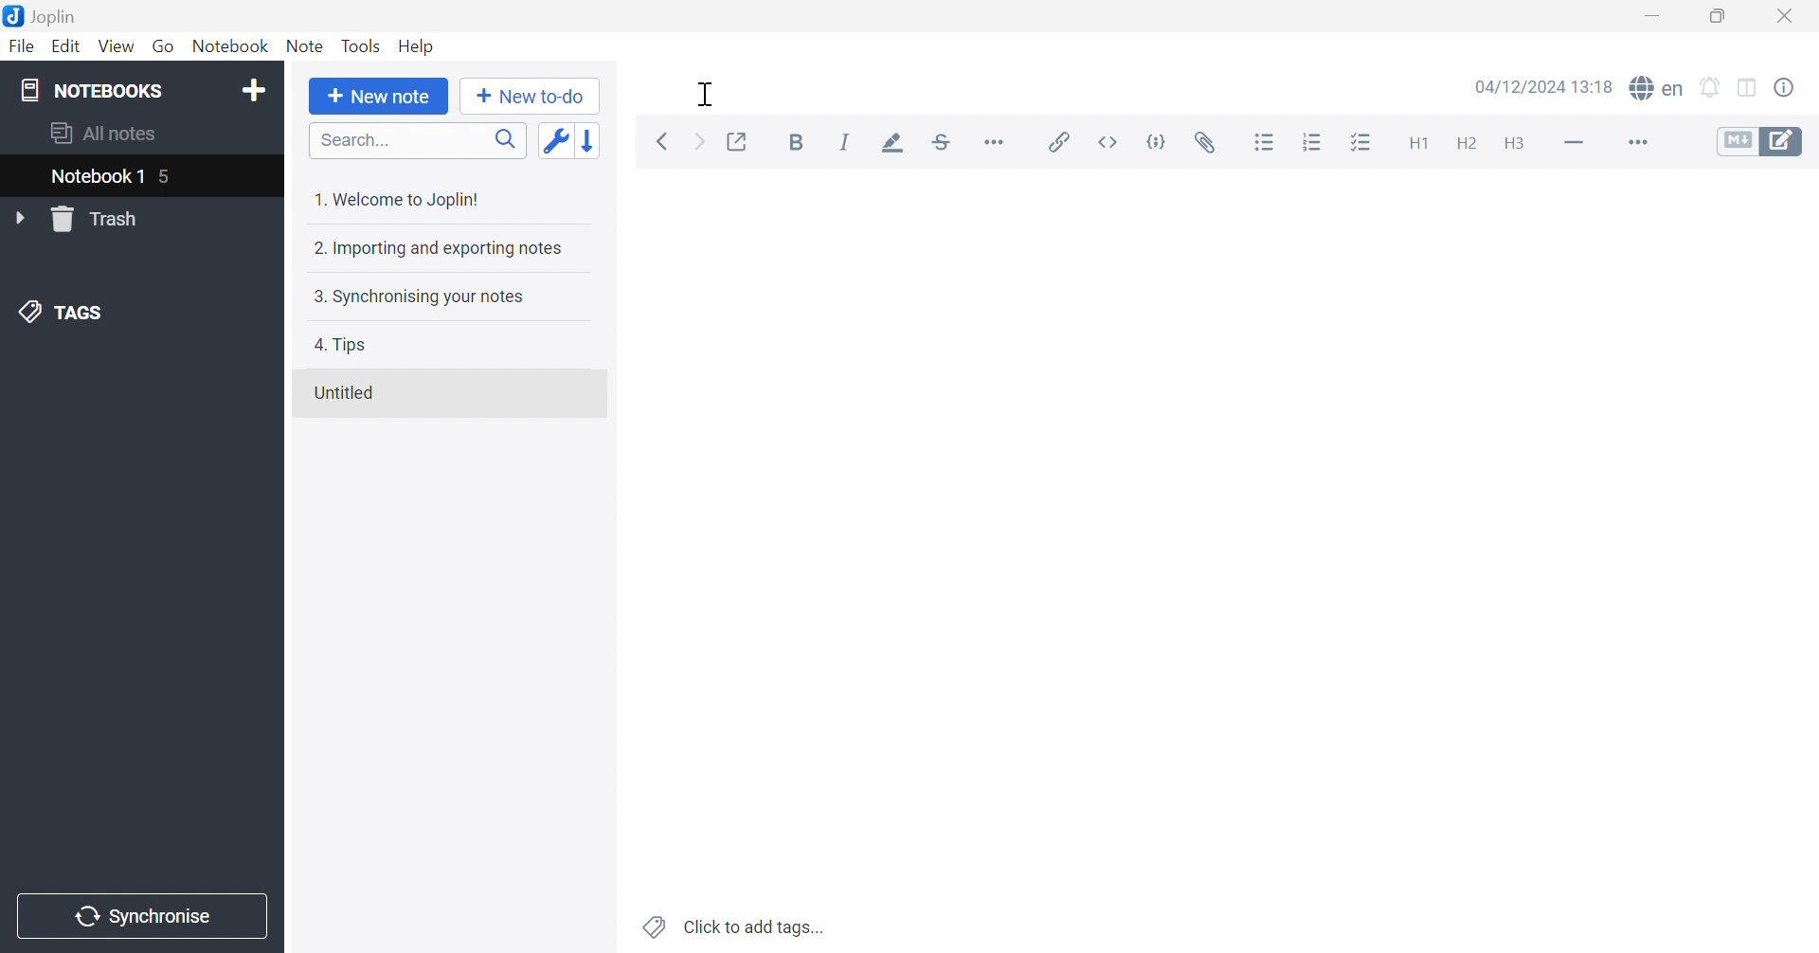 This screenshot has height=953, width=1819. What do you see at coordinates (1310, 143) in the screenshot?
I see `Numbered list` at bounding box center [1310, 143].